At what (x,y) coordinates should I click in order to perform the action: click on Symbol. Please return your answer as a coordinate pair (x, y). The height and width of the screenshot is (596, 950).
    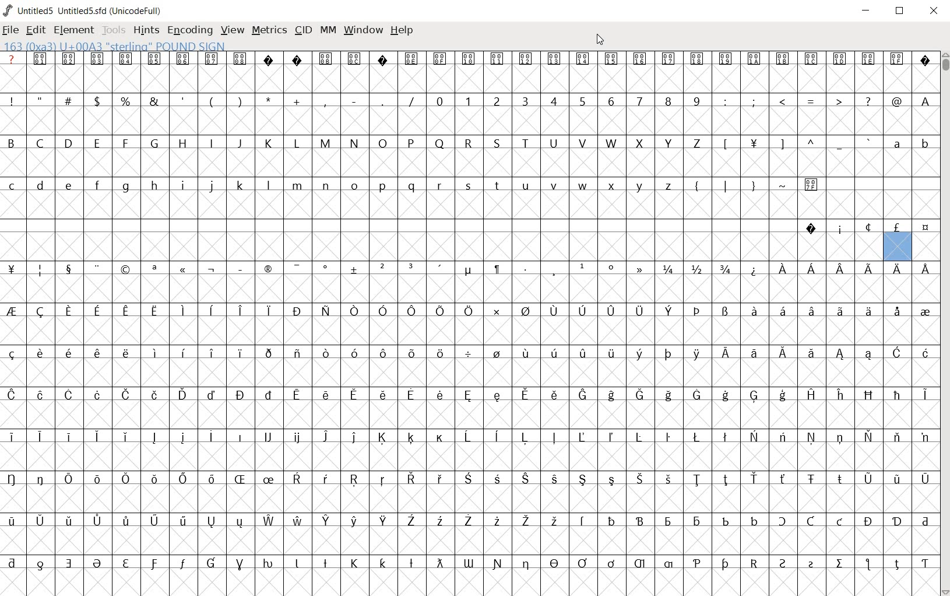
    Looking at the image, I should click on (41, 394).